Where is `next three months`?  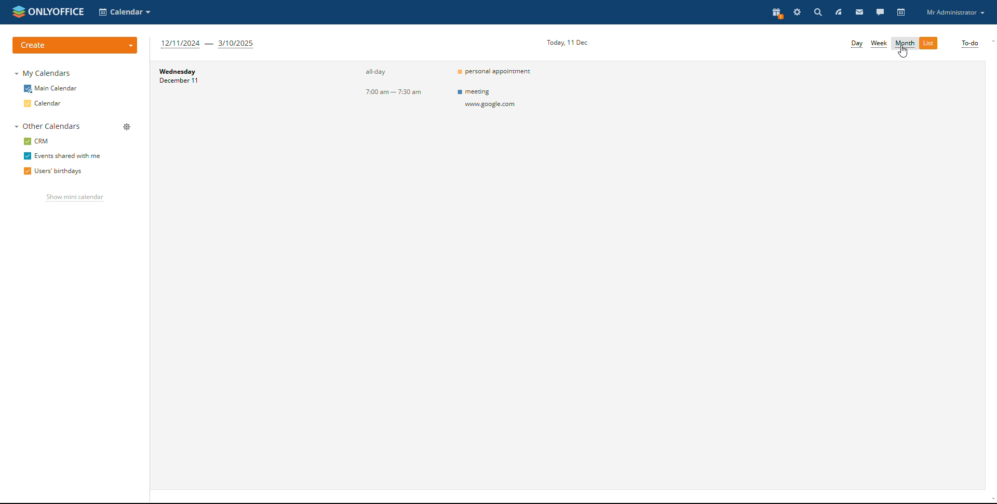
next three months is located at coordinates (208, 45).